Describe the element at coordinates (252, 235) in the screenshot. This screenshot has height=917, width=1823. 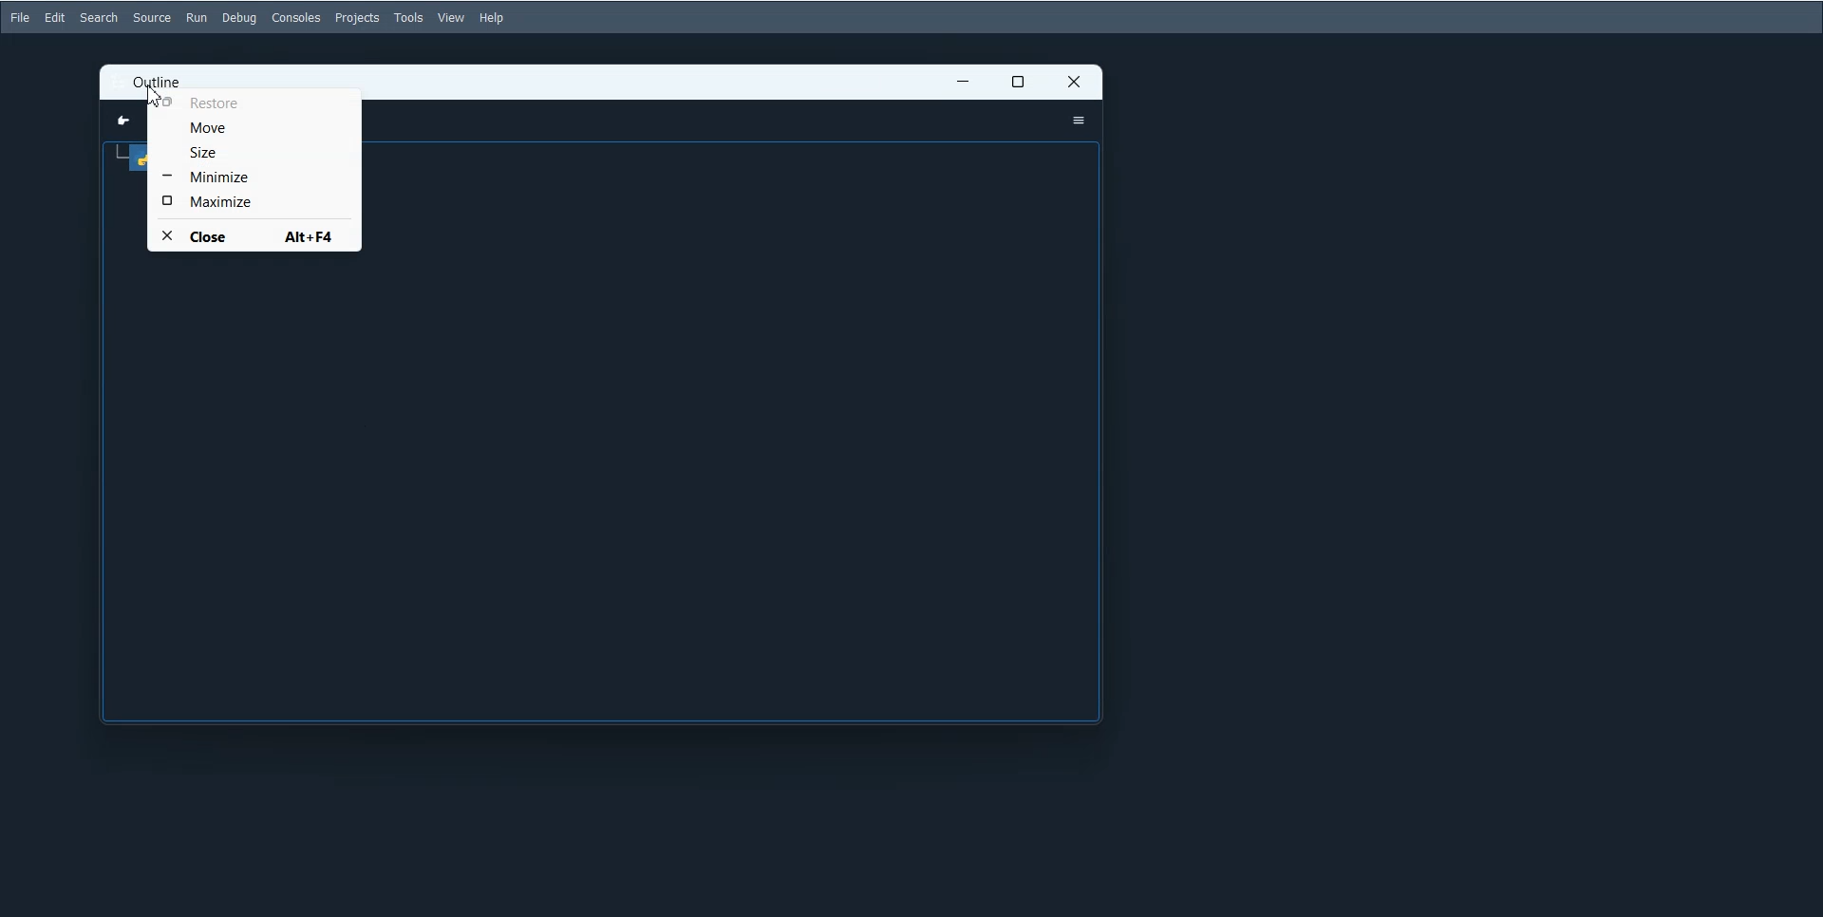
I see `Close` at that location.